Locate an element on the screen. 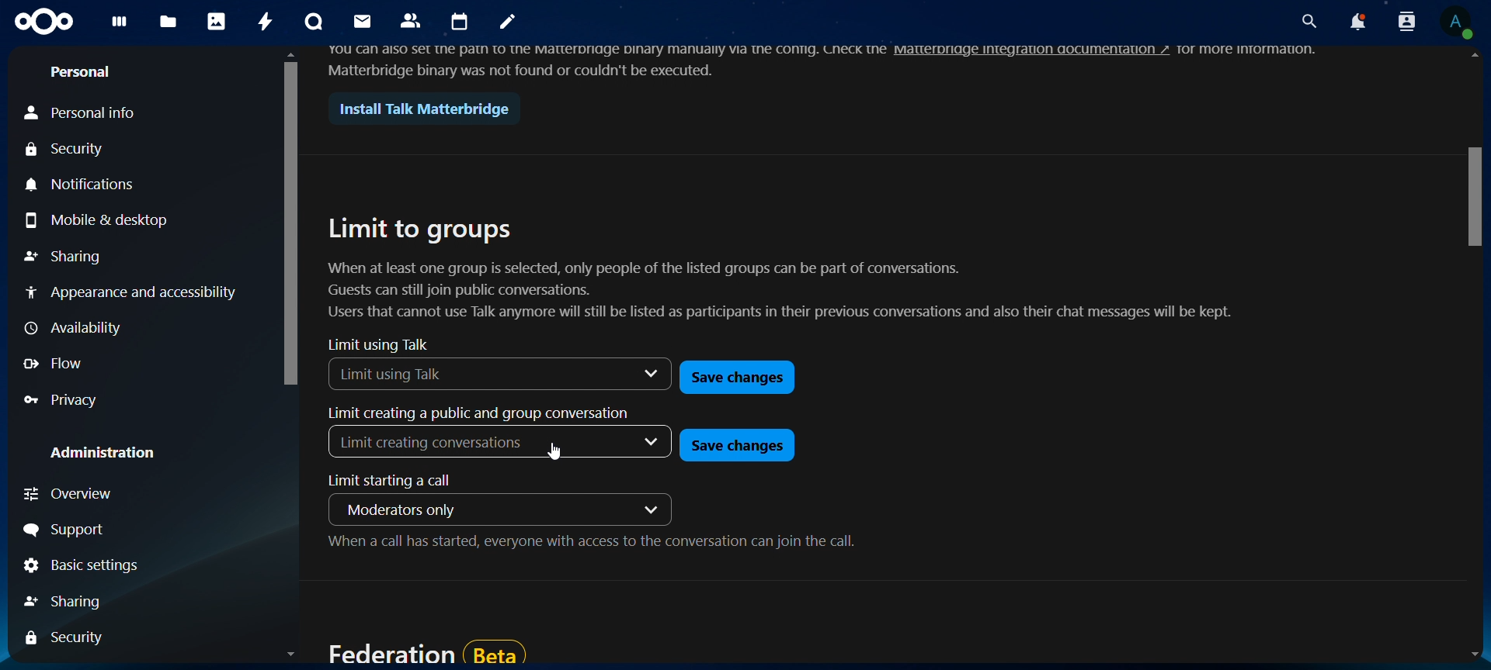 This screenshot has width=1491, height=670. Availability is located at coordinates (72, 327).